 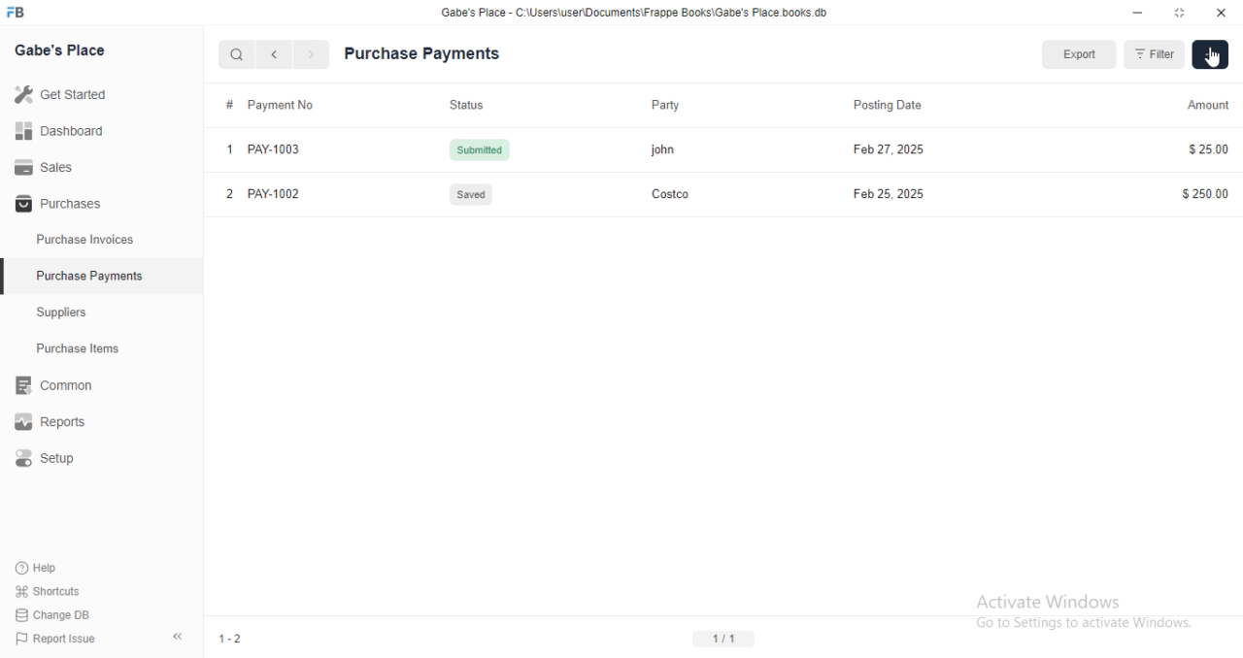 What do you see at coordinates (313, 55) in the screenshot?
I see `navigate forward` at bounding box center [313, 55].